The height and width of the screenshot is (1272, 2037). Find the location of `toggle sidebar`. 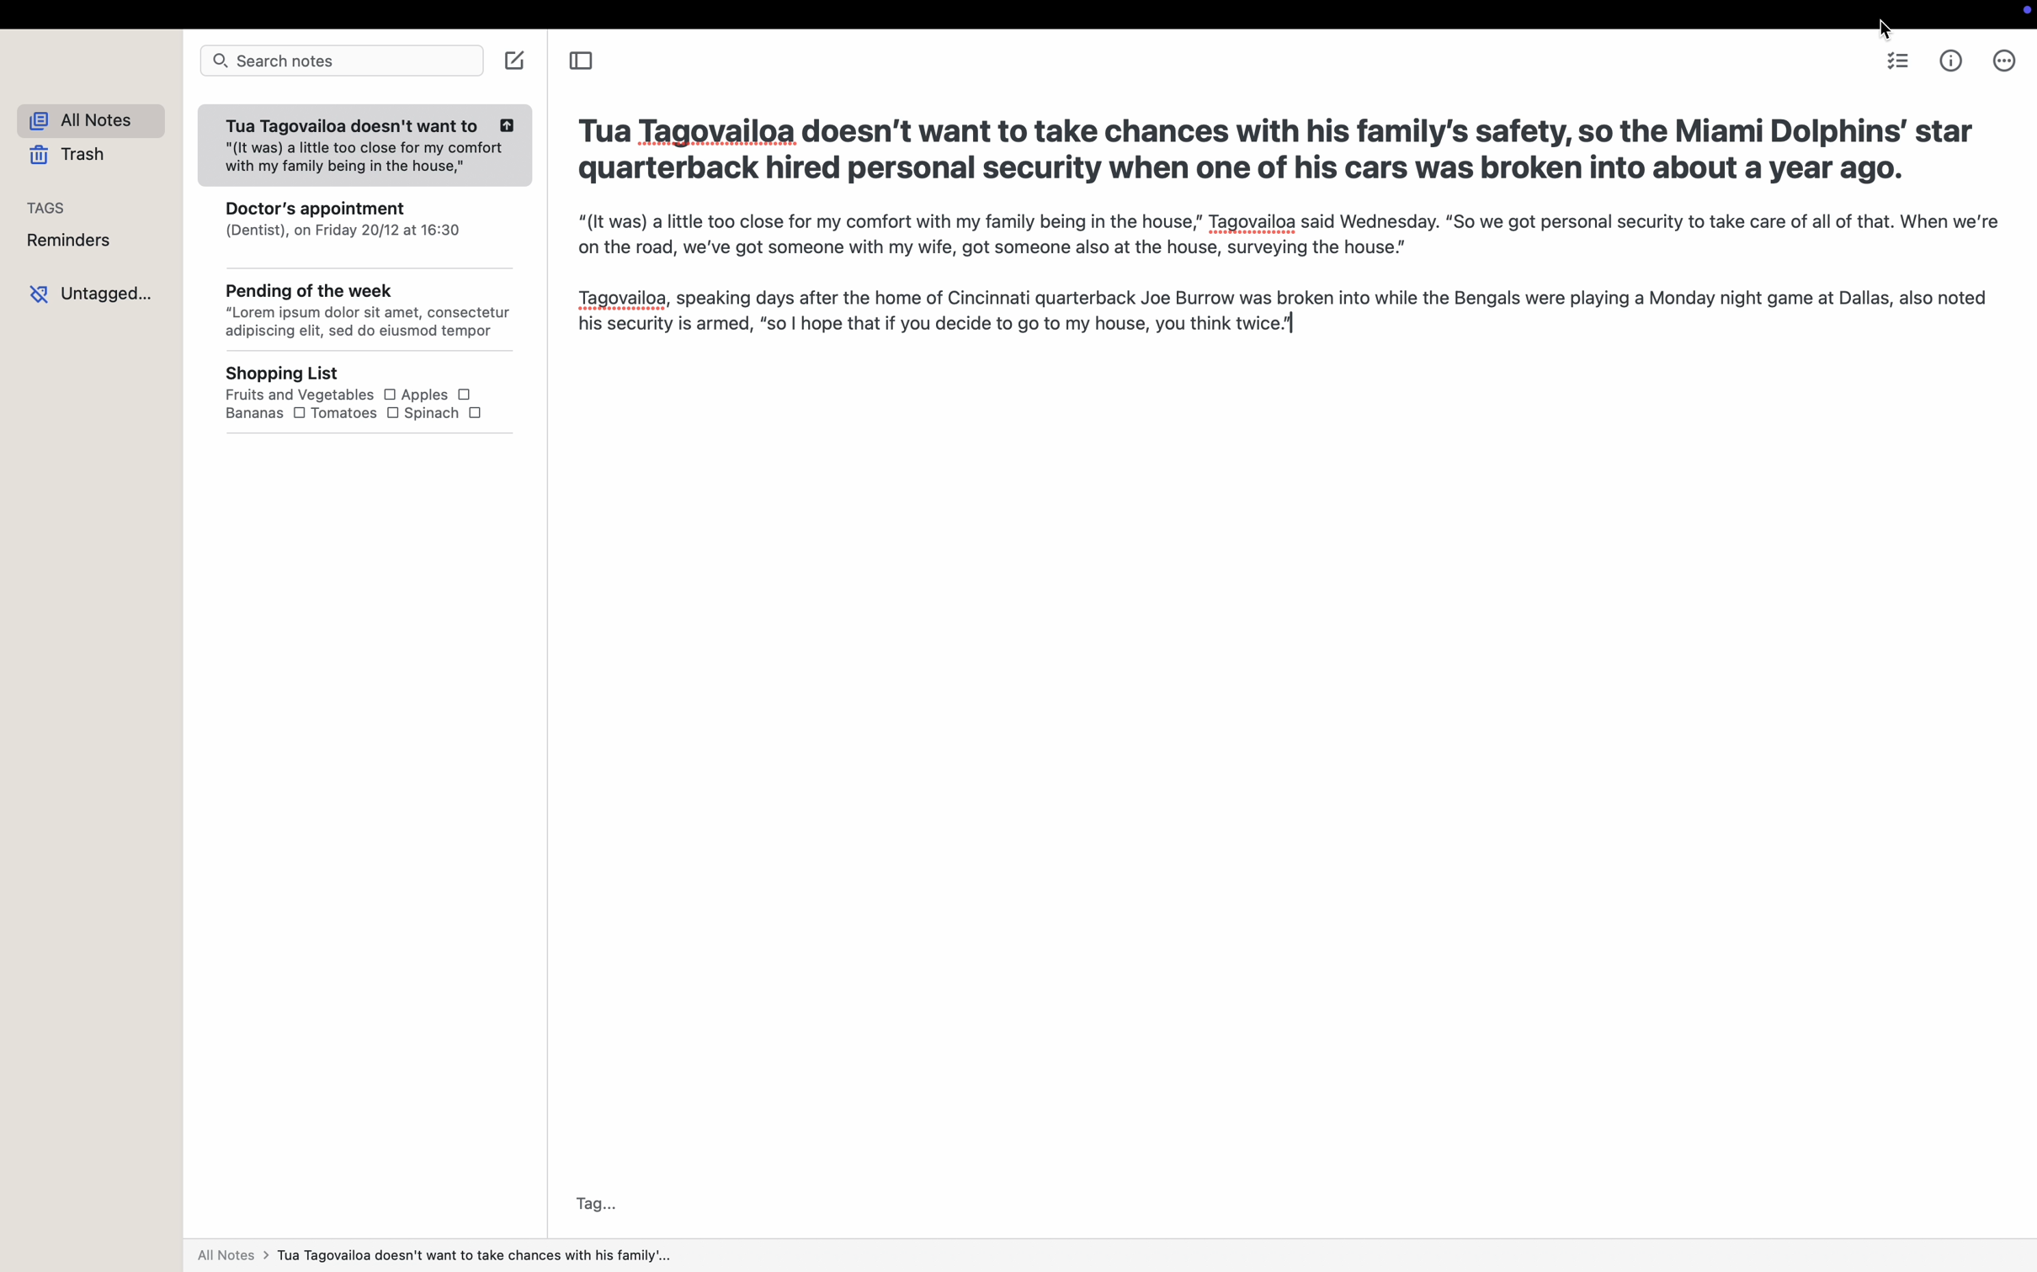

toggle sidebar is located at coordinates (579, 63).